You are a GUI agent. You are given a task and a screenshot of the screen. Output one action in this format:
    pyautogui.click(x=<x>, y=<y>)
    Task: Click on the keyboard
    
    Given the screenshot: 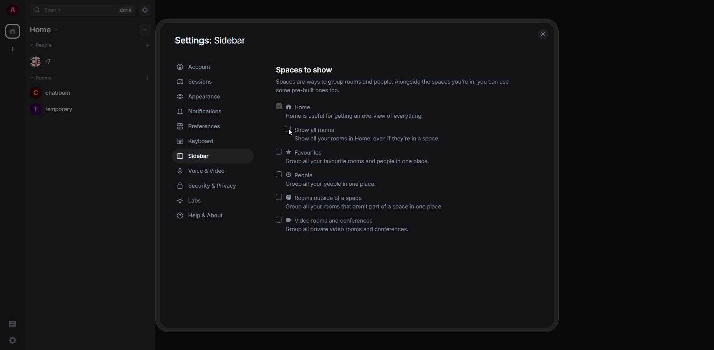 What is the action you would take?
    pyautogui.click(x=197, y=142)
    